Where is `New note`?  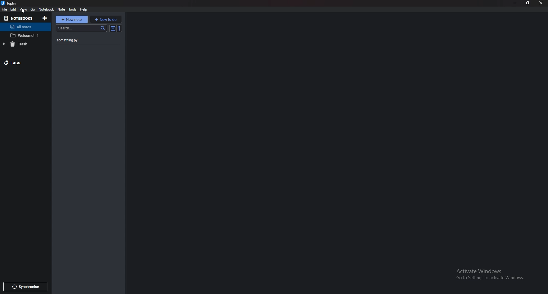 New note is located at coordinates (72, 19).